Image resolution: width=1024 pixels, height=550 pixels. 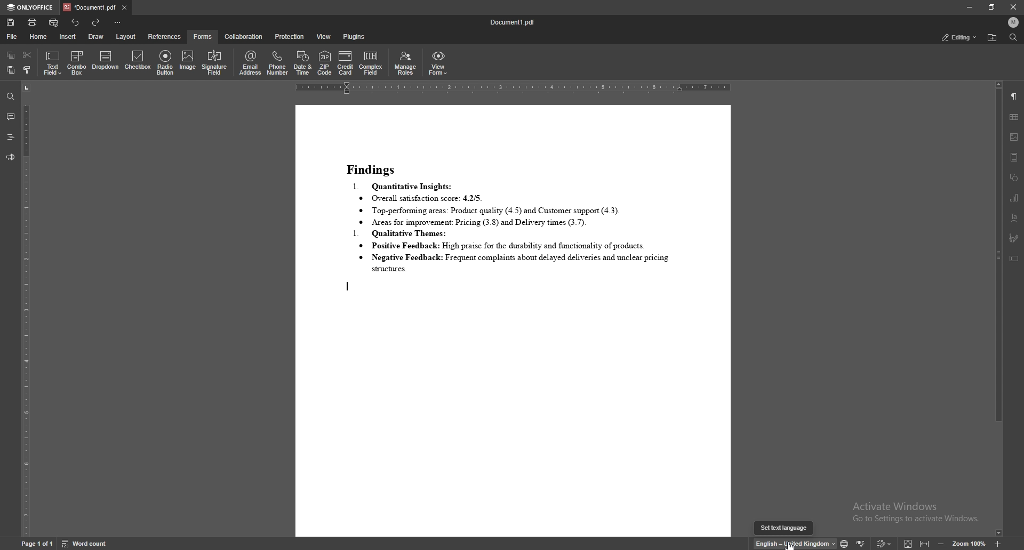 I want to click on status, so click(x=959, y=37).